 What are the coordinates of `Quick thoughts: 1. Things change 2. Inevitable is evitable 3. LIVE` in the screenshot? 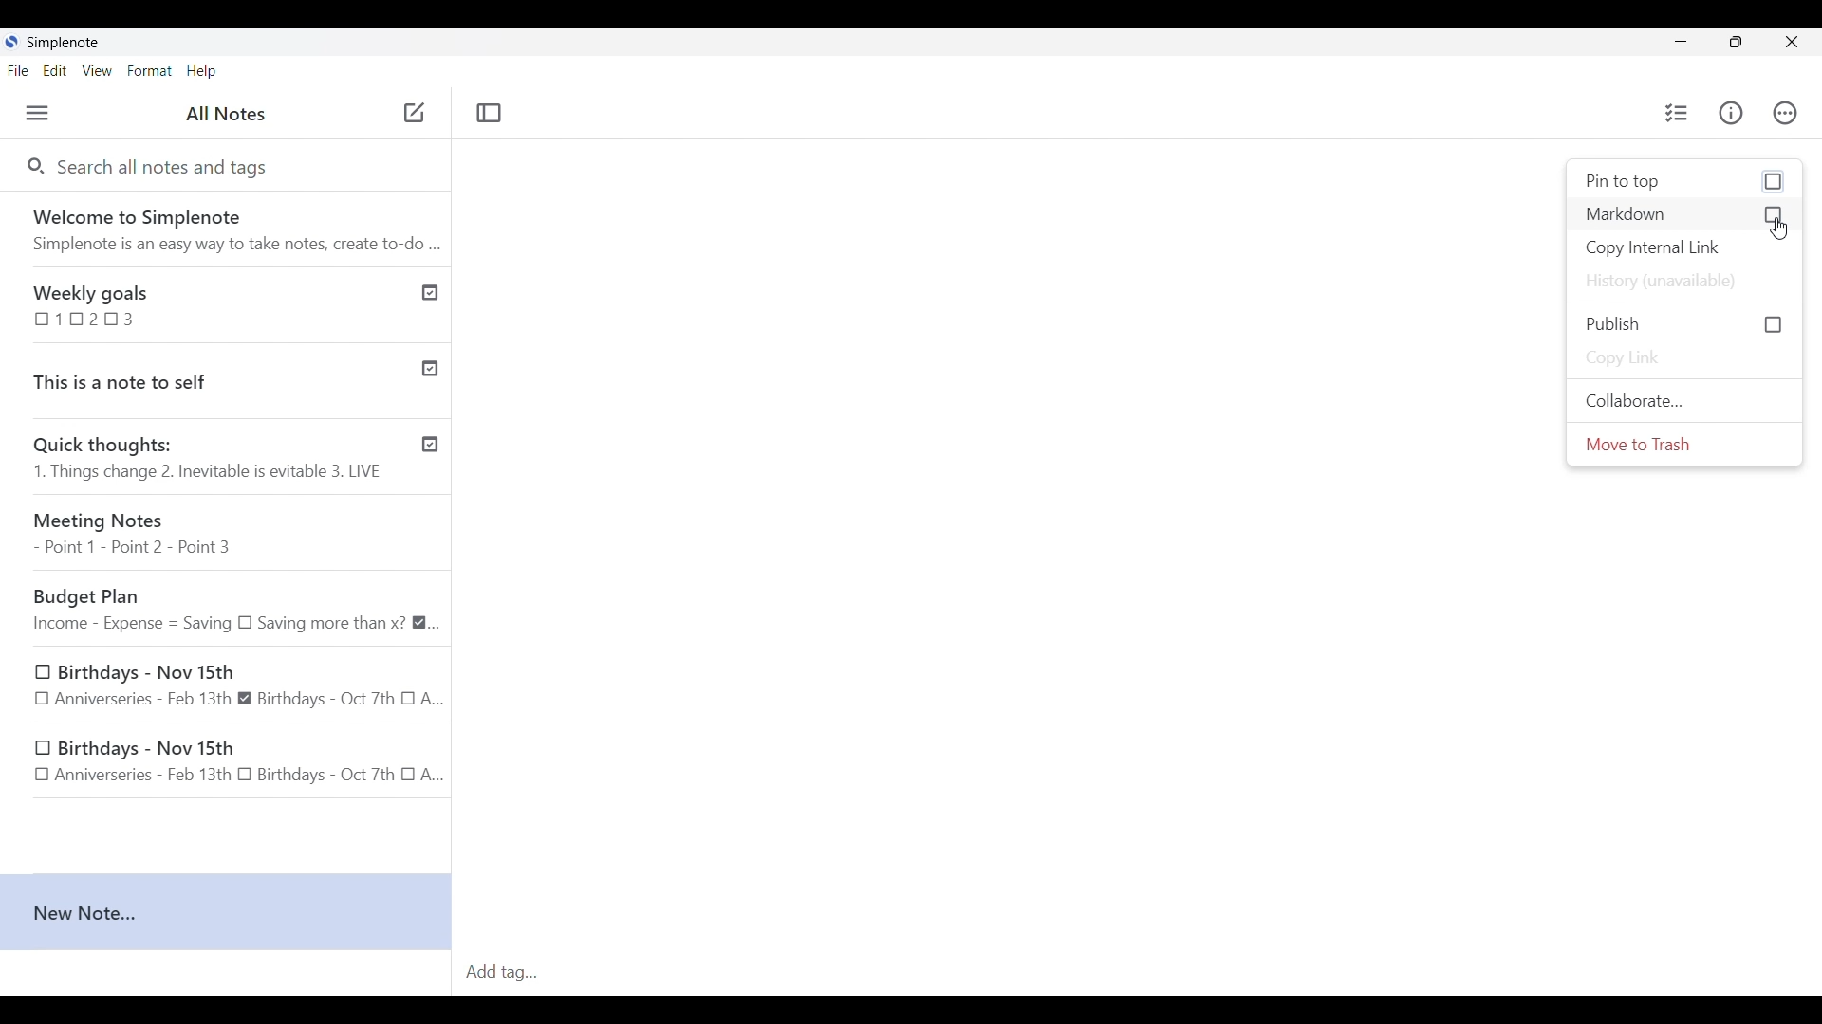 It's located at (207, 460).